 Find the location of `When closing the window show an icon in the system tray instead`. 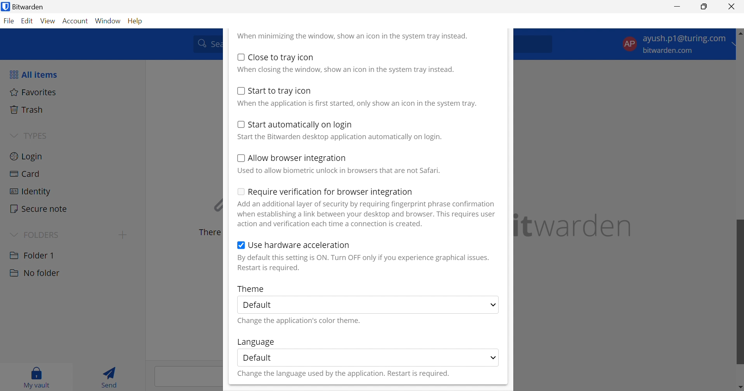

When closing the window show an icon in the system tray instead is located at coordinates (346, 69).